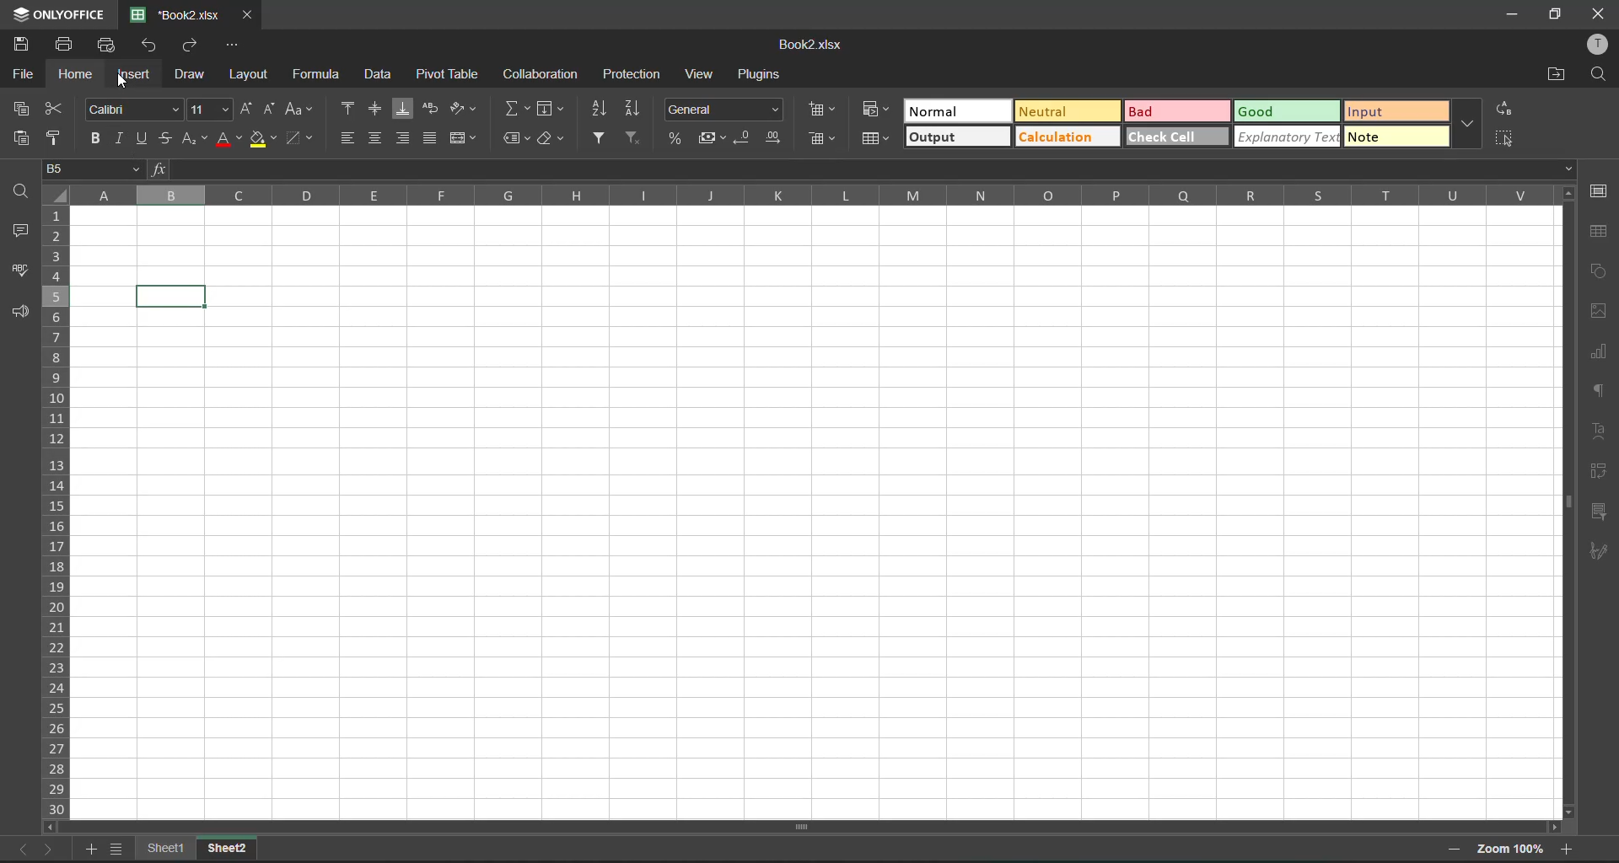 This screenshot has height=863, width=1619. I want to click on profile, so click(1599, 43).